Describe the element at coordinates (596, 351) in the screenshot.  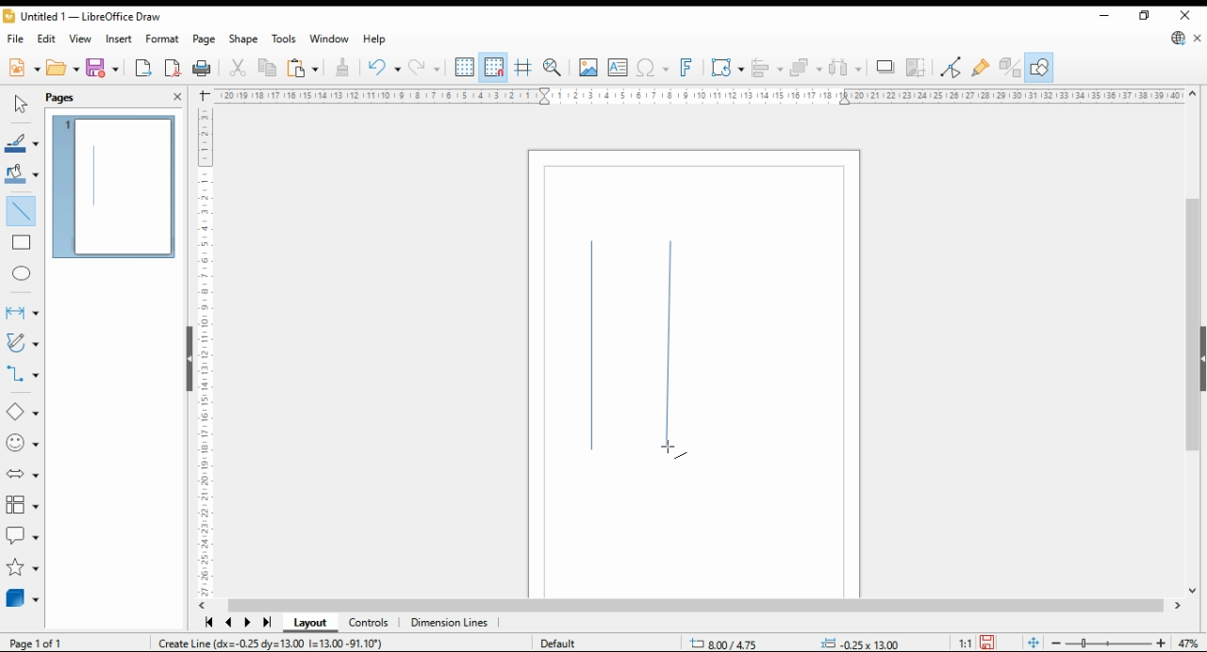
I see `new shape - line` at that location.